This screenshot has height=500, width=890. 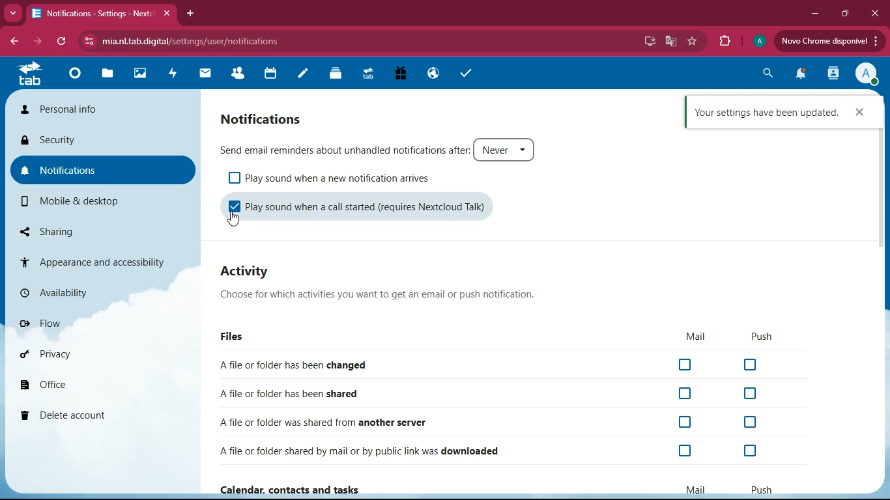 What do you see at coordinates (140, 75) in the screenshot?
I see `images` at bounding box center [140, 75].